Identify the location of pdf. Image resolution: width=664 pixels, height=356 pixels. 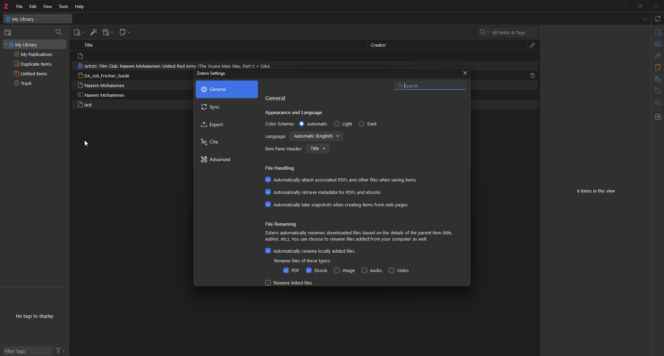
(290, 270).